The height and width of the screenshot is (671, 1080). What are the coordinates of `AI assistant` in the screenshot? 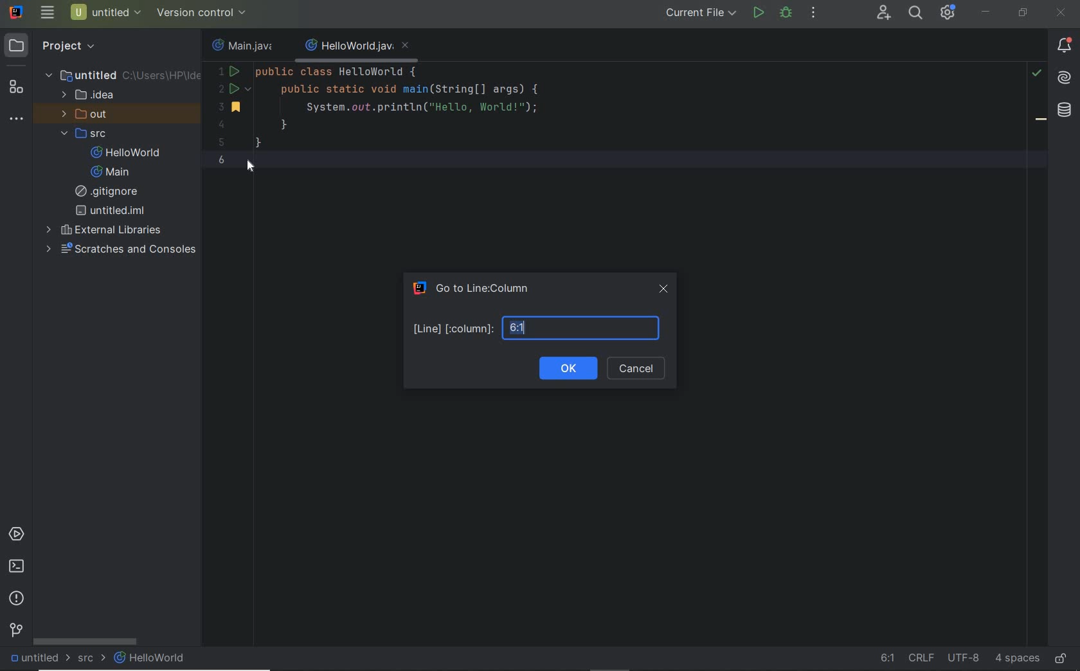 It's located at (1063, 78).